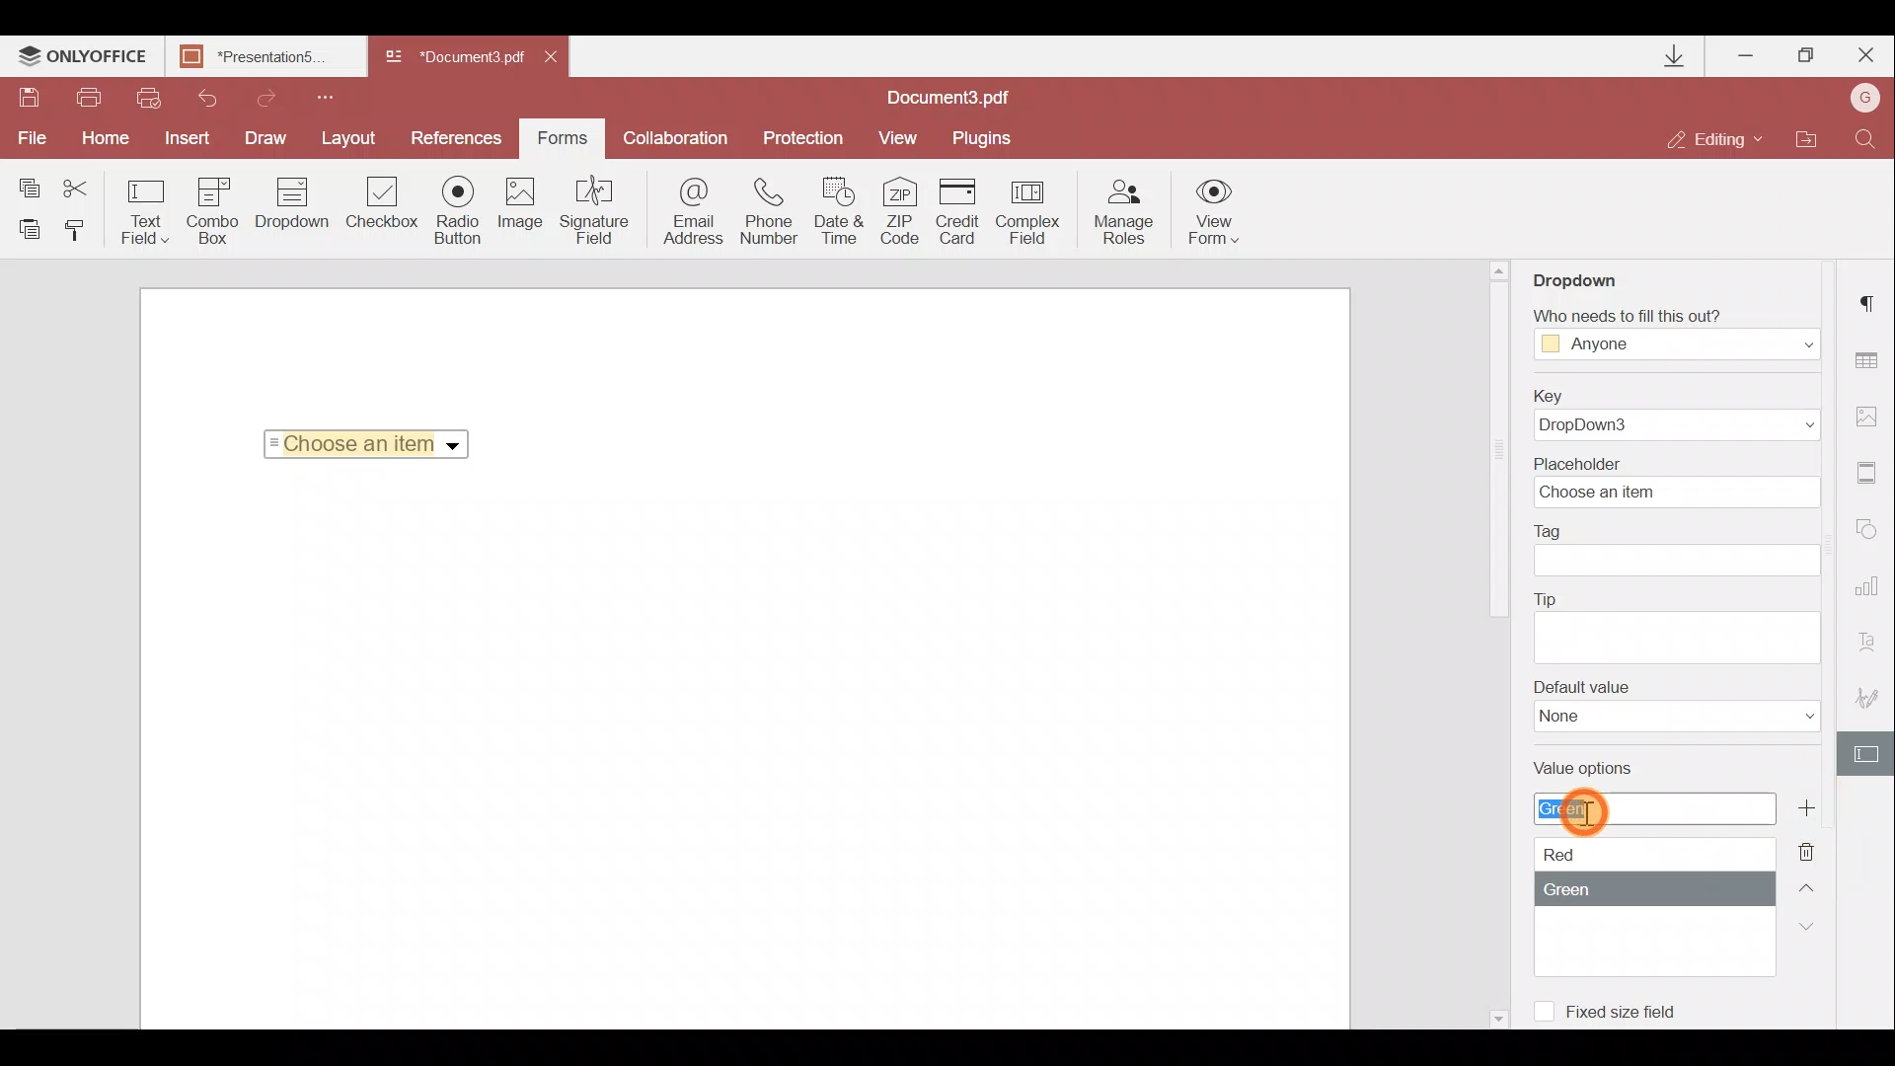 This screenshot has width=1895, height=1066. What do you see at coordinates (84, 59) in the screenshot?
I see `ONLYOFFICE` at bounding box center [84, 59].